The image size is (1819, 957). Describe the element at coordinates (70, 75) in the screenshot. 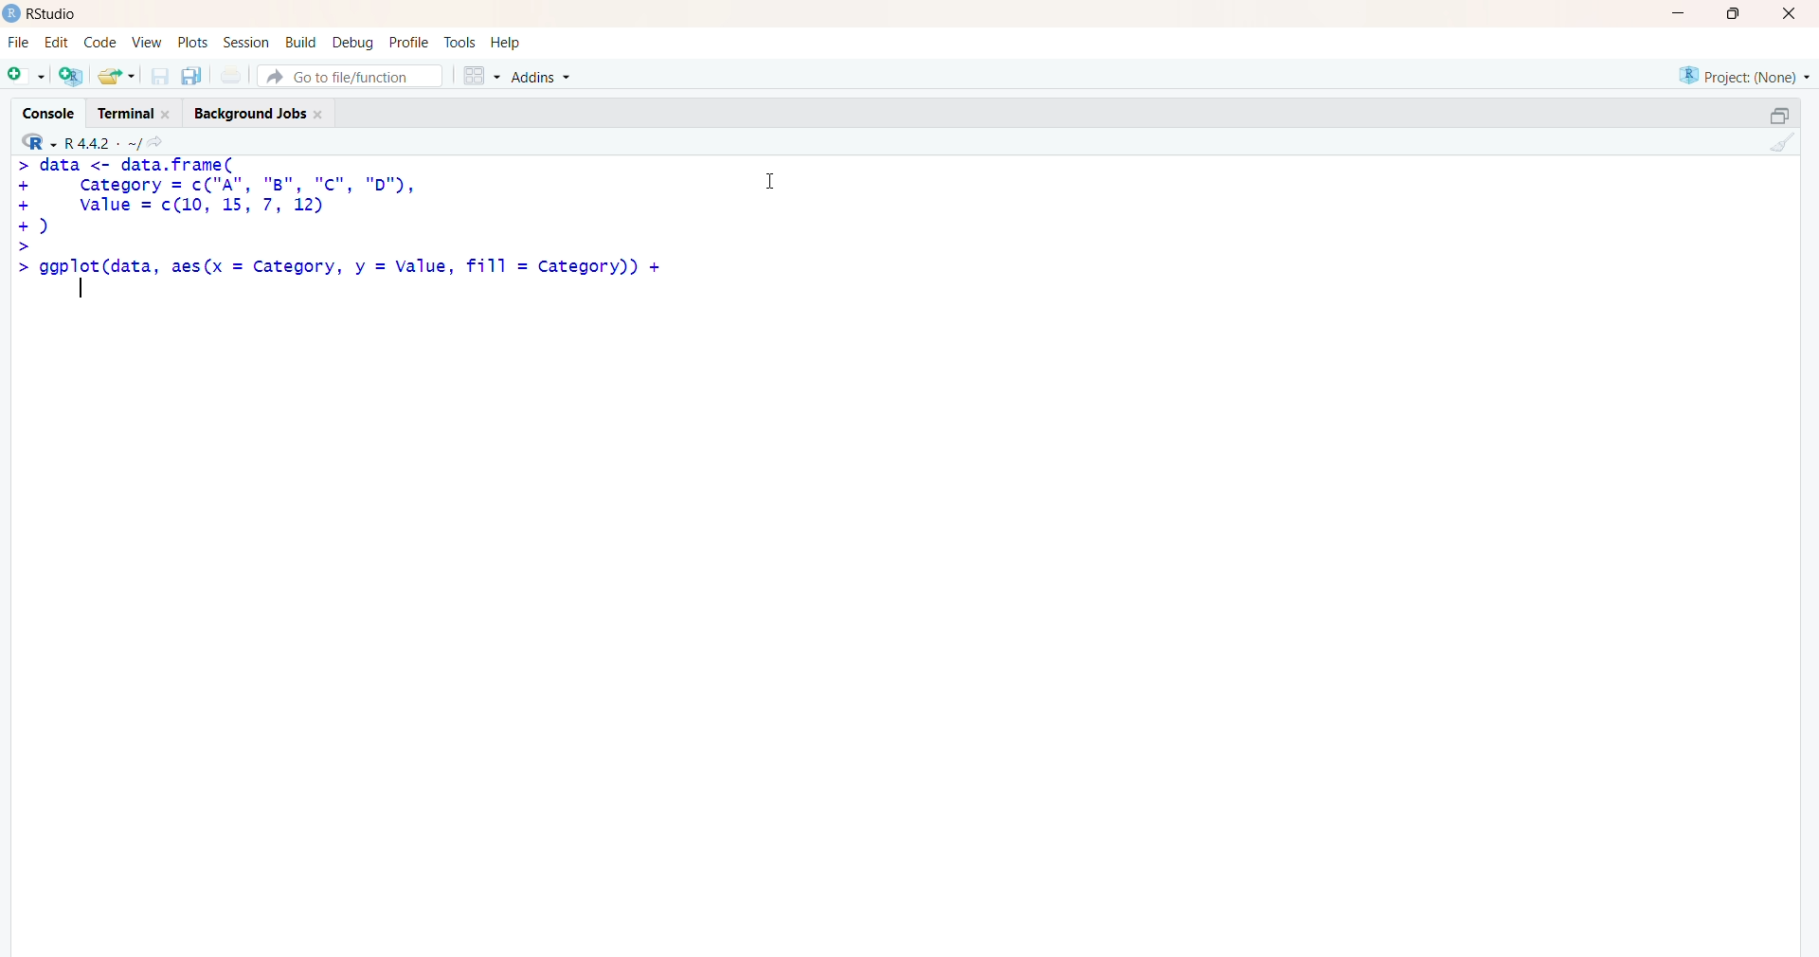

I see `create a project` at that location.